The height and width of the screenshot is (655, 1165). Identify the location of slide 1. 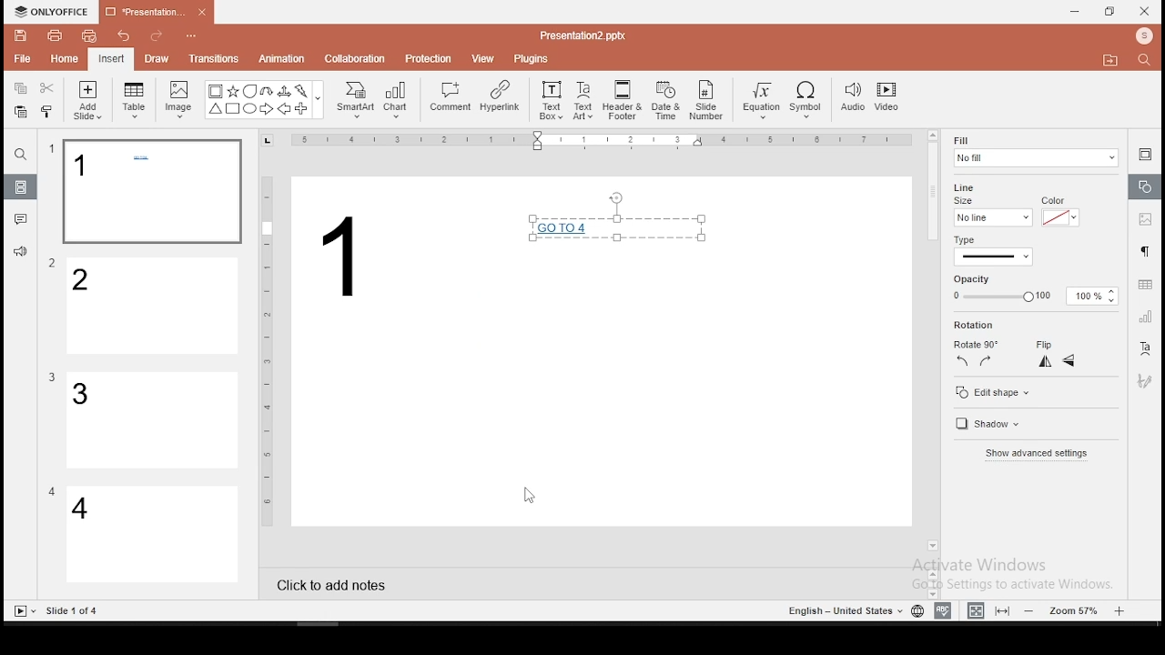
(151, 192).